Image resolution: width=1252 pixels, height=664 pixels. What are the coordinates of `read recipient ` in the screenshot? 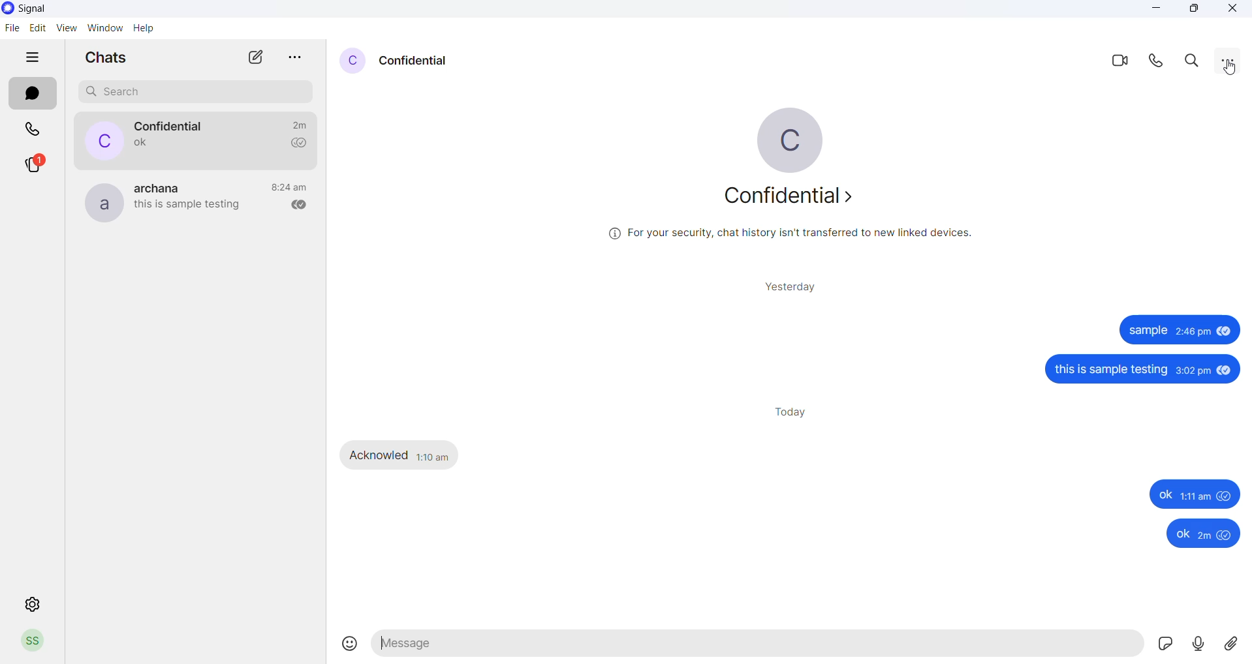 It's located at (294, 205).